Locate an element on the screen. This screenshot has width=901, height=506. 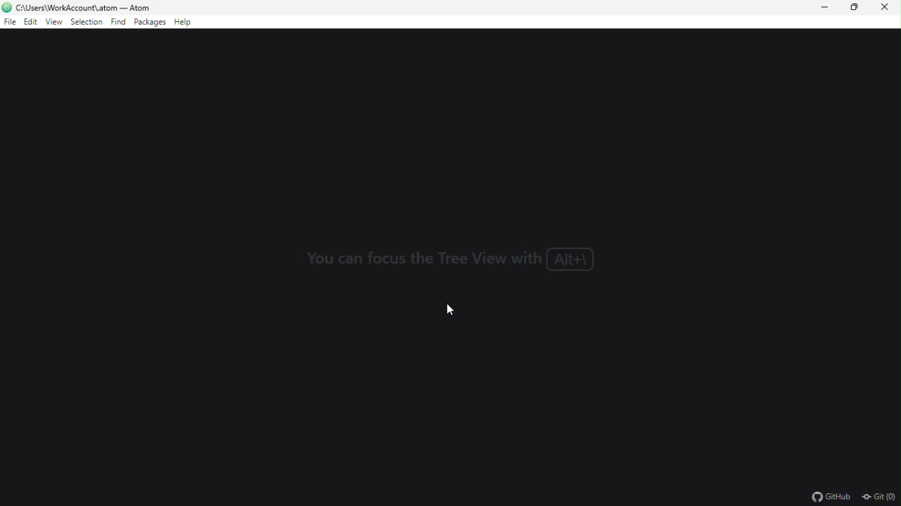
find is located at coordinates (117, 22).